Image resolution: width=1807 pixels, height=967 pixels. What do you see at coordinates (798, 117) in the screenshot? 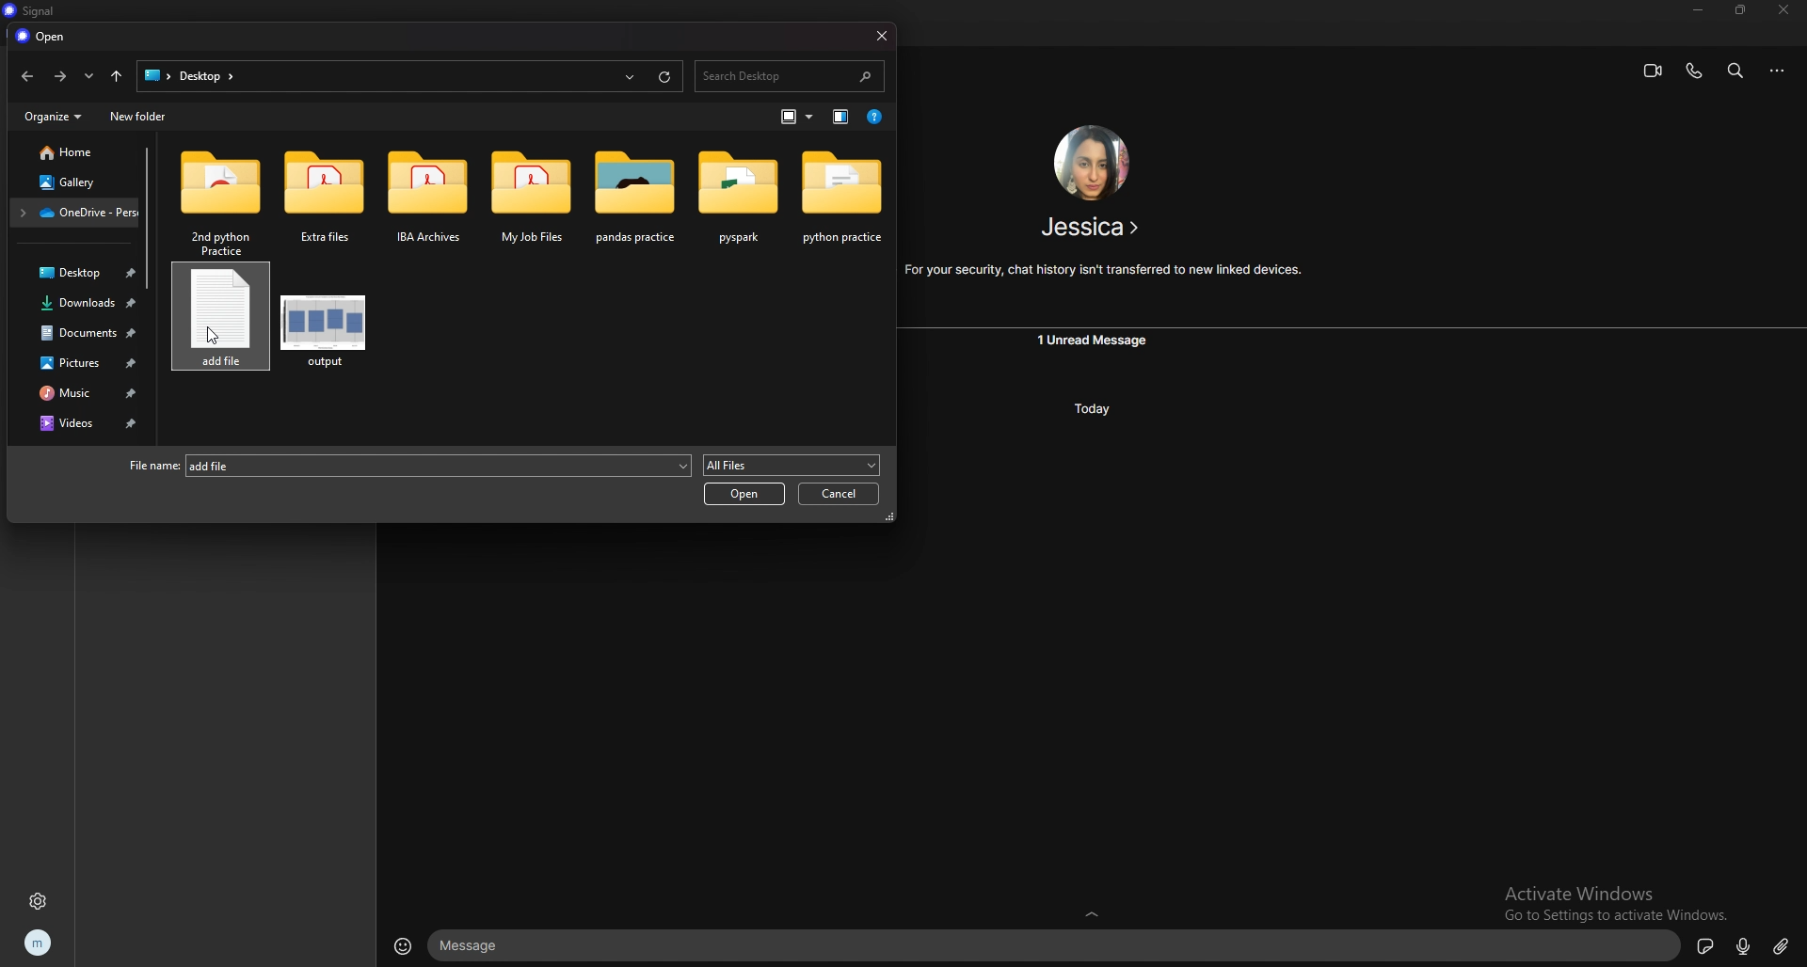
I see `change view` at bounding box center [798, 117].